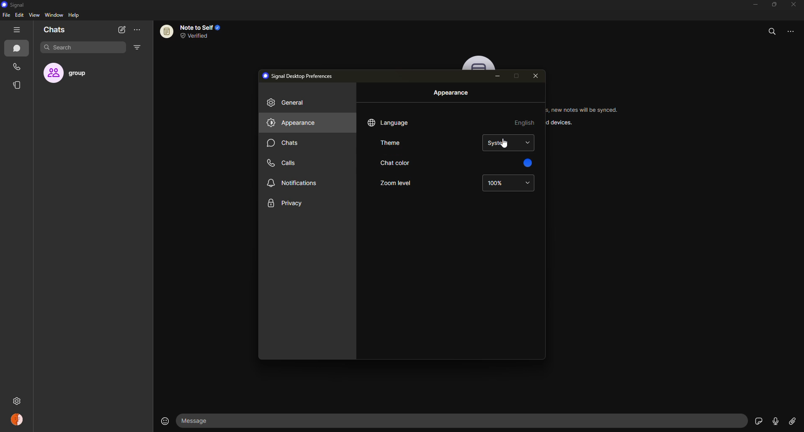  What do you see at coordinates (751, 5) in the screenshot?
I see `minimize` at bounding box center [751, 5].